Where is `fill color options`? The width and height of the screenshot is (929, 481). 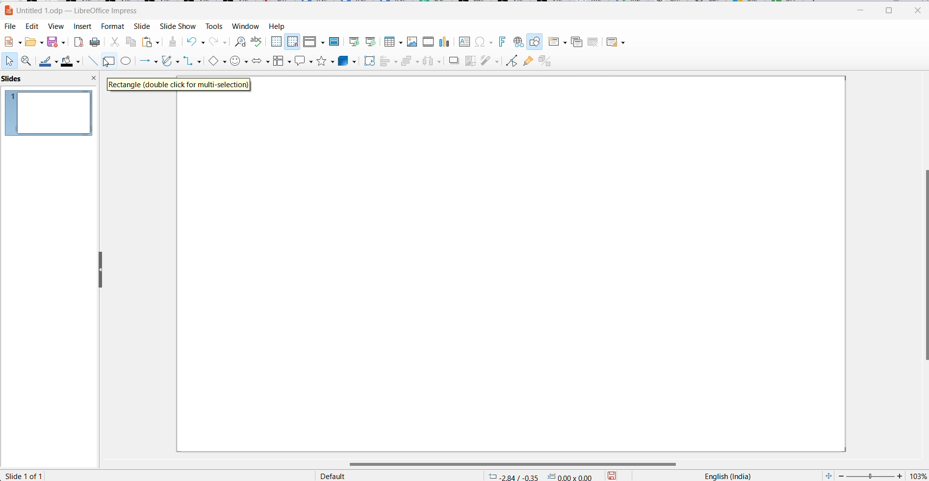
fill color options is located at coordinates (77, 62).